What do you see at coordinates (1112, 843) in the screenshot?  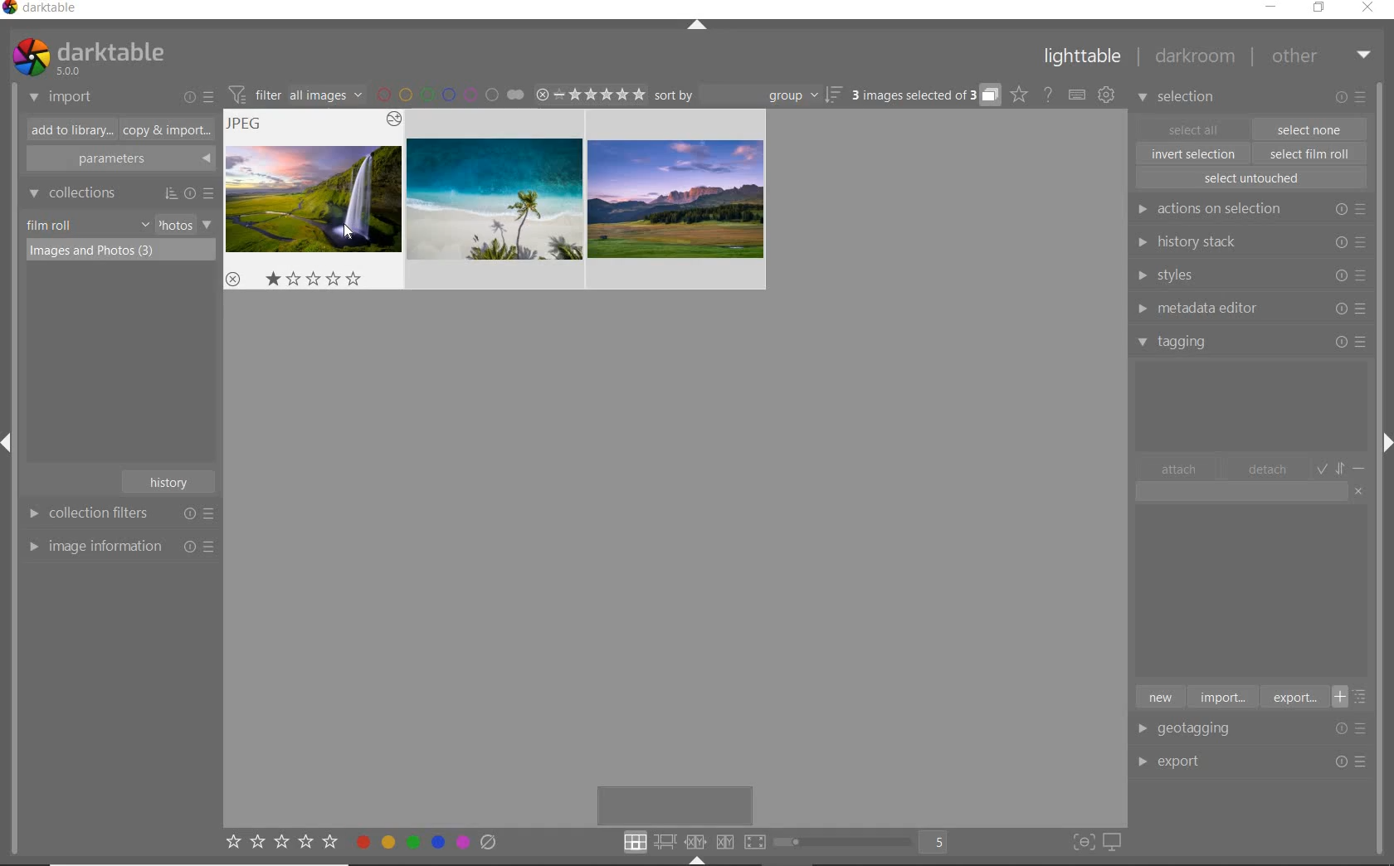 I see `set display profile` at bounding box center [1112, 843].